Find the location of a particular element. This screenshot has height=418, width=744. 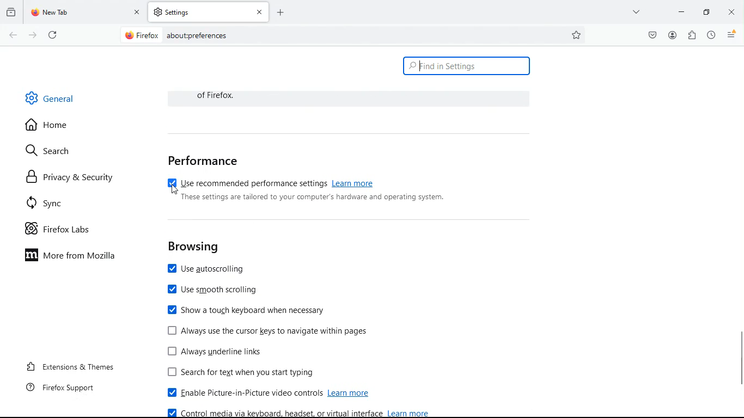

Vertical scroll bar is located at coordinates (739, 358).